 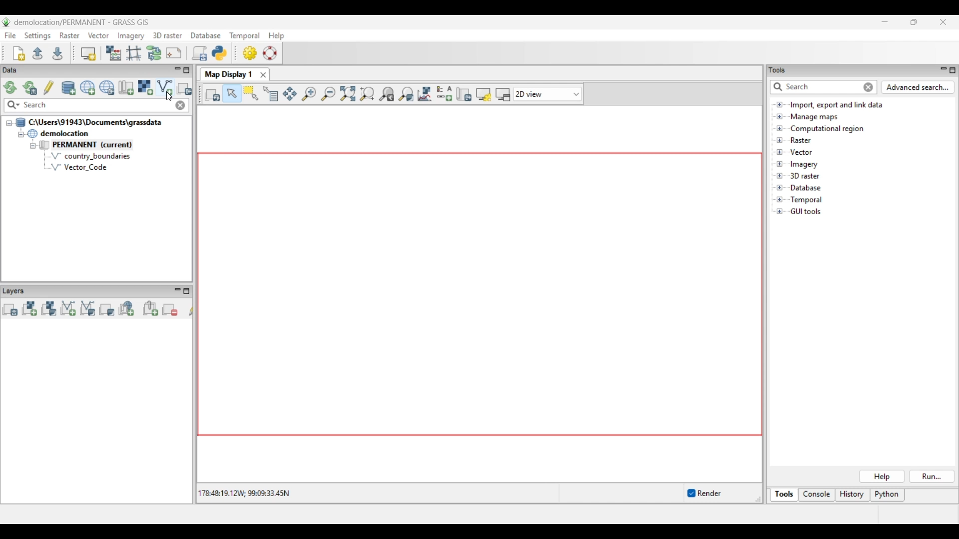 I want to click on Vector menu, so click(x=98, y=35).